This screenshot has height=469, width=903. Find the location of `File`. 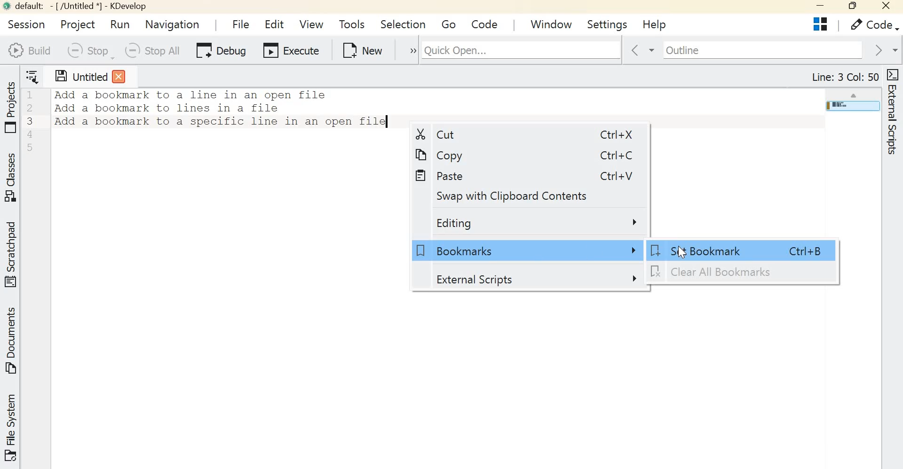

File is located at coordinates (238, 22).